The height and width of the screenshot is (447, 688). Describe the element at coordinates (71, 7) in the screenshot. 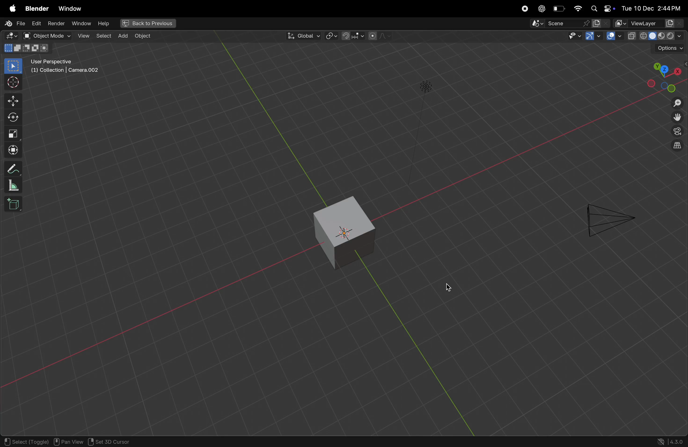

I see `Window` at that location.